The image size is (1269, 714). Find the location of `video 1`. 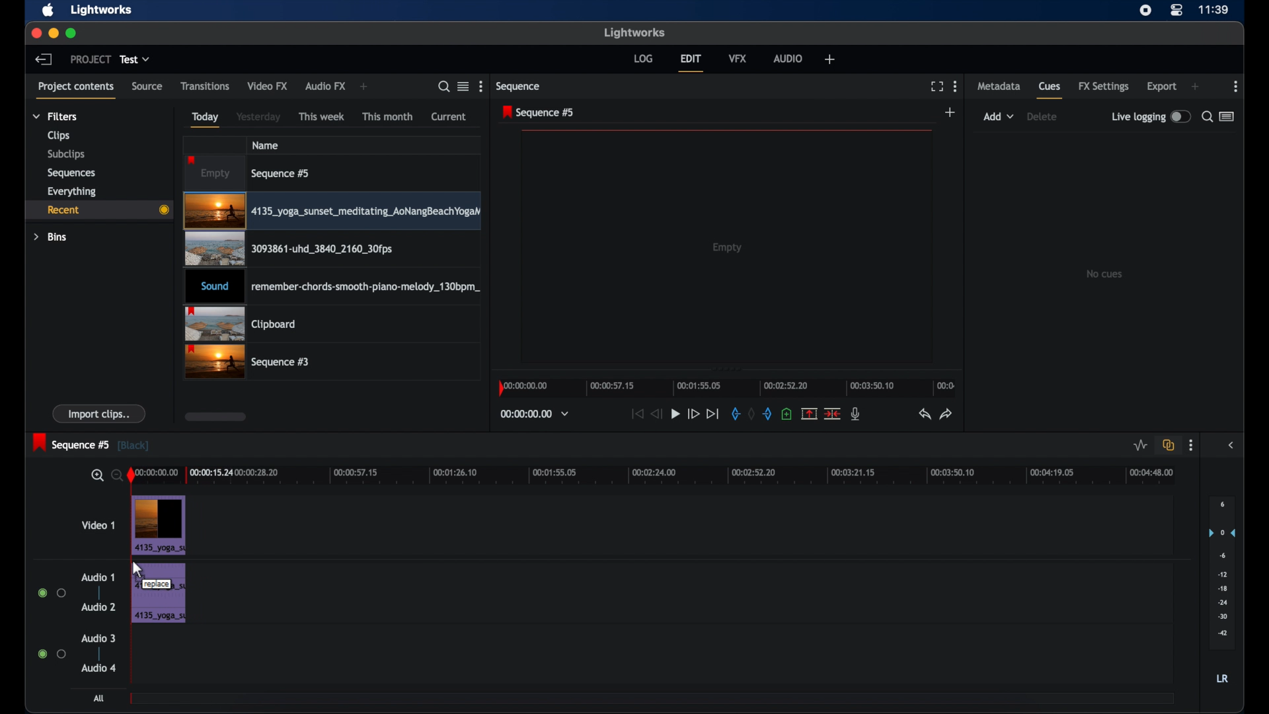

video 1 is located at coordinates (100, 525).